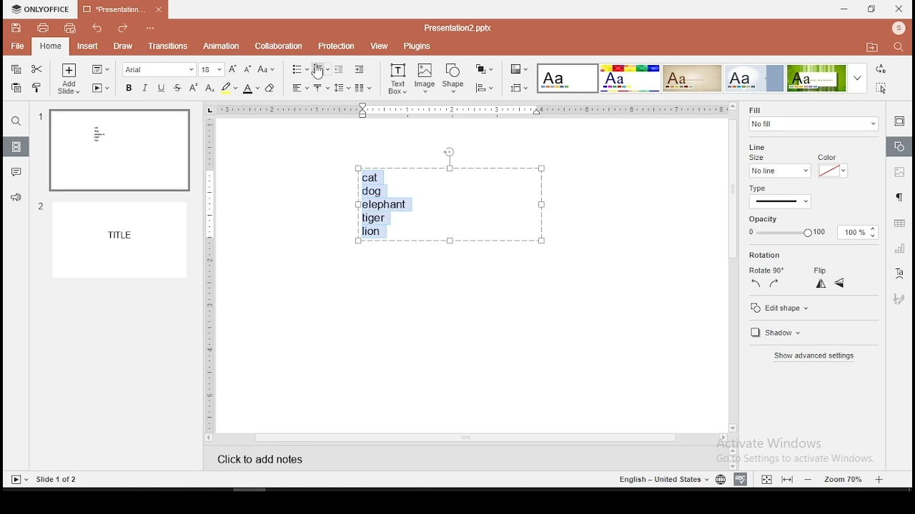  What do you see at coordinates (360, 70) in the screenshot?
I see `increase indent` at bounding box center [360, 70].